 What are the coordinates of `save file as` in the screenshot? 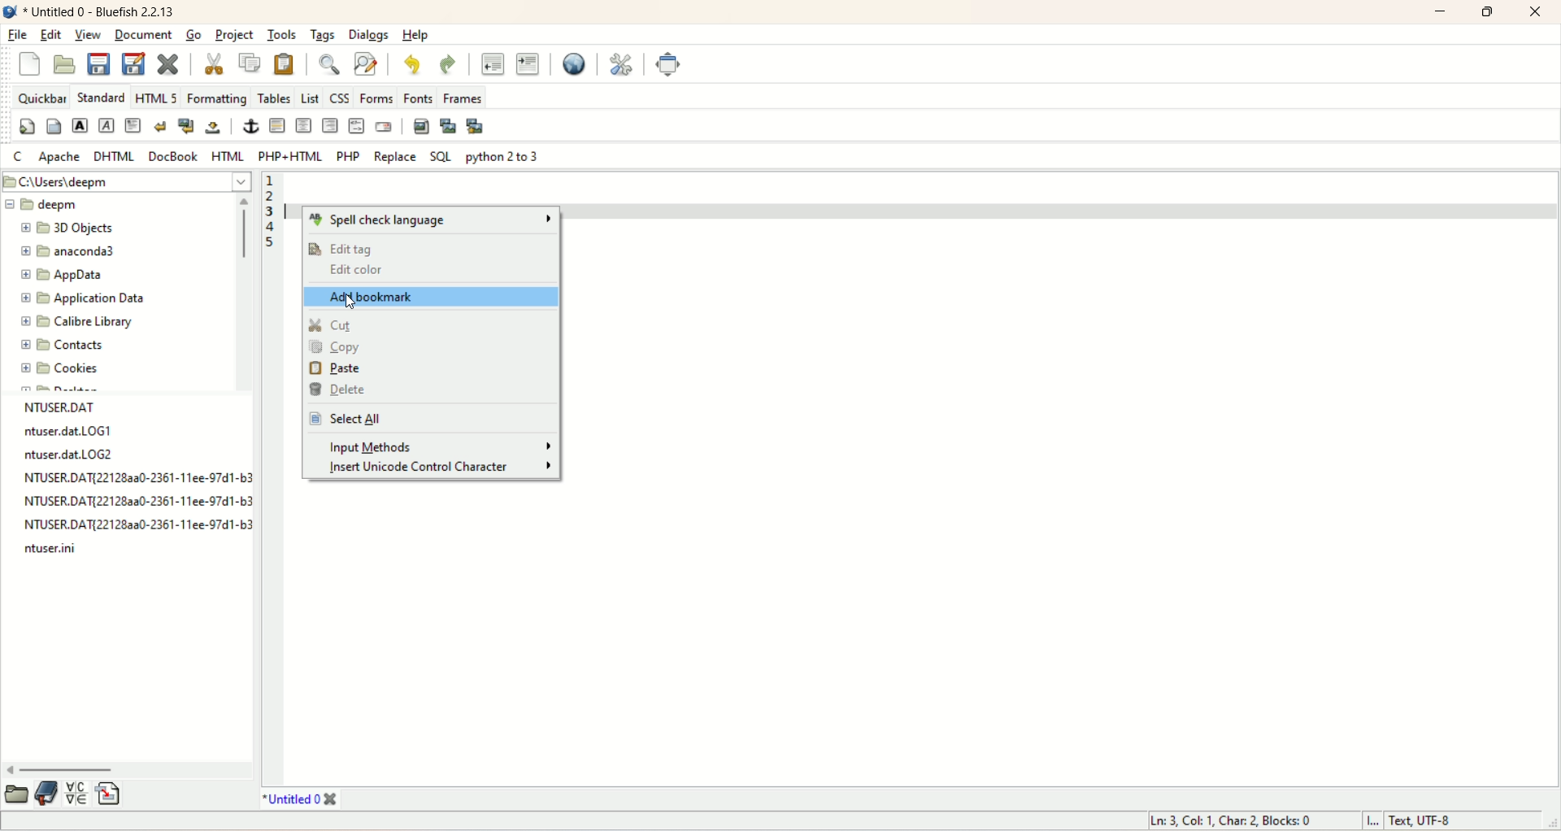 It's located at (134, 65).